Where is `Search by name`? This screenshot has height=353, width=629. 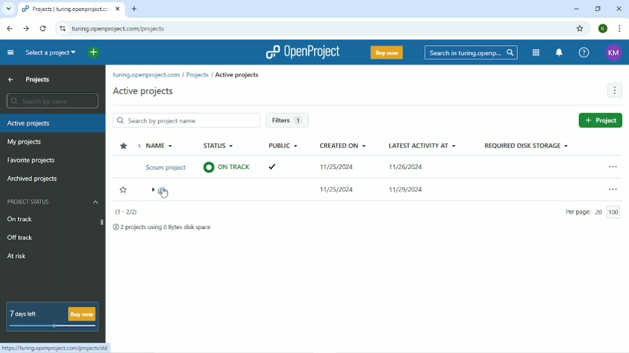 Search by name is located at coordinates (52, 101).